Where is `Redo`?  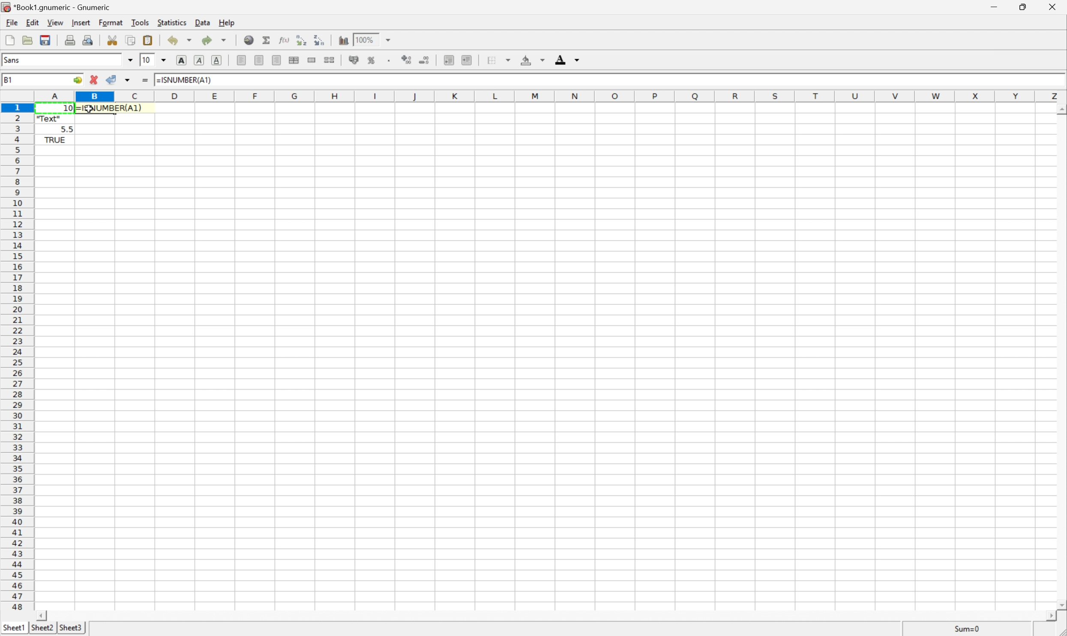
Redo is located at coordinates (215, 39).